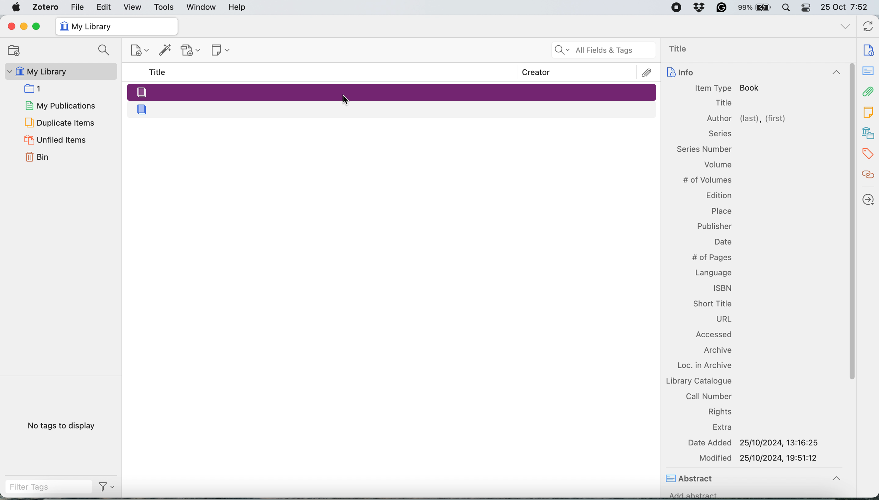  Describe the element at coordinates (752, 73) in the screenshot. I see `Info` at that location.